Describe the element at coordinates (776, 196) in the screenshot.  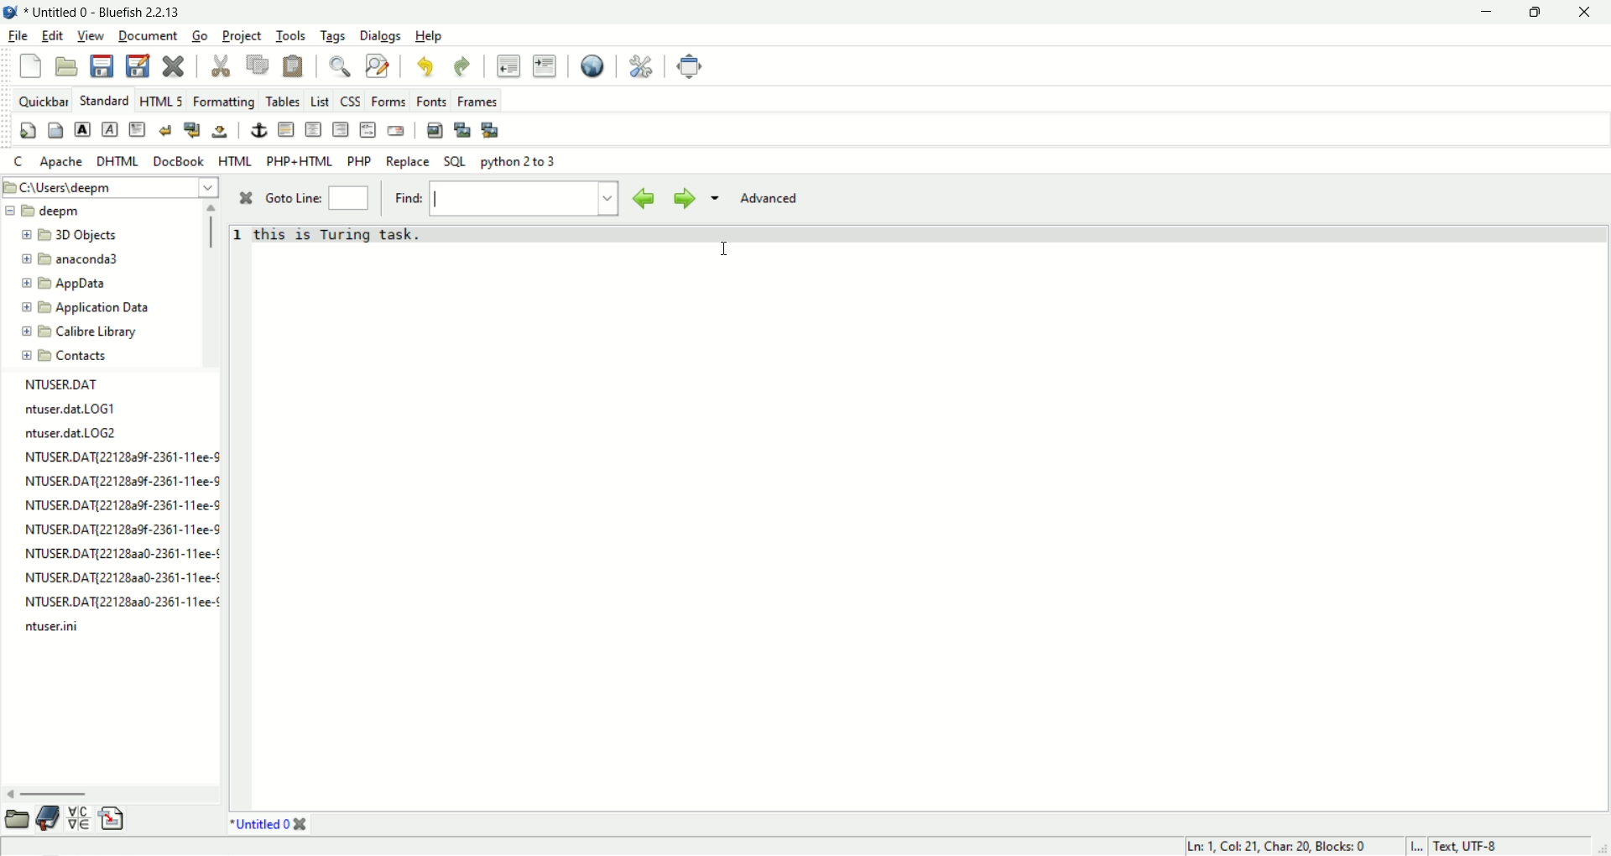
I see `advanced` at that location.